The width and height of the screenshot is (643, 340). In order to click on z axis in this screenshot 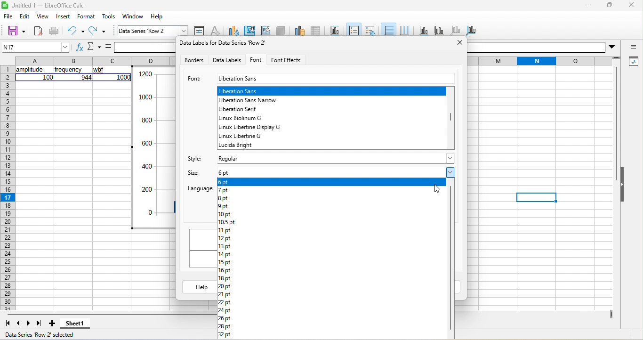, I will do `click(457, 30)`.